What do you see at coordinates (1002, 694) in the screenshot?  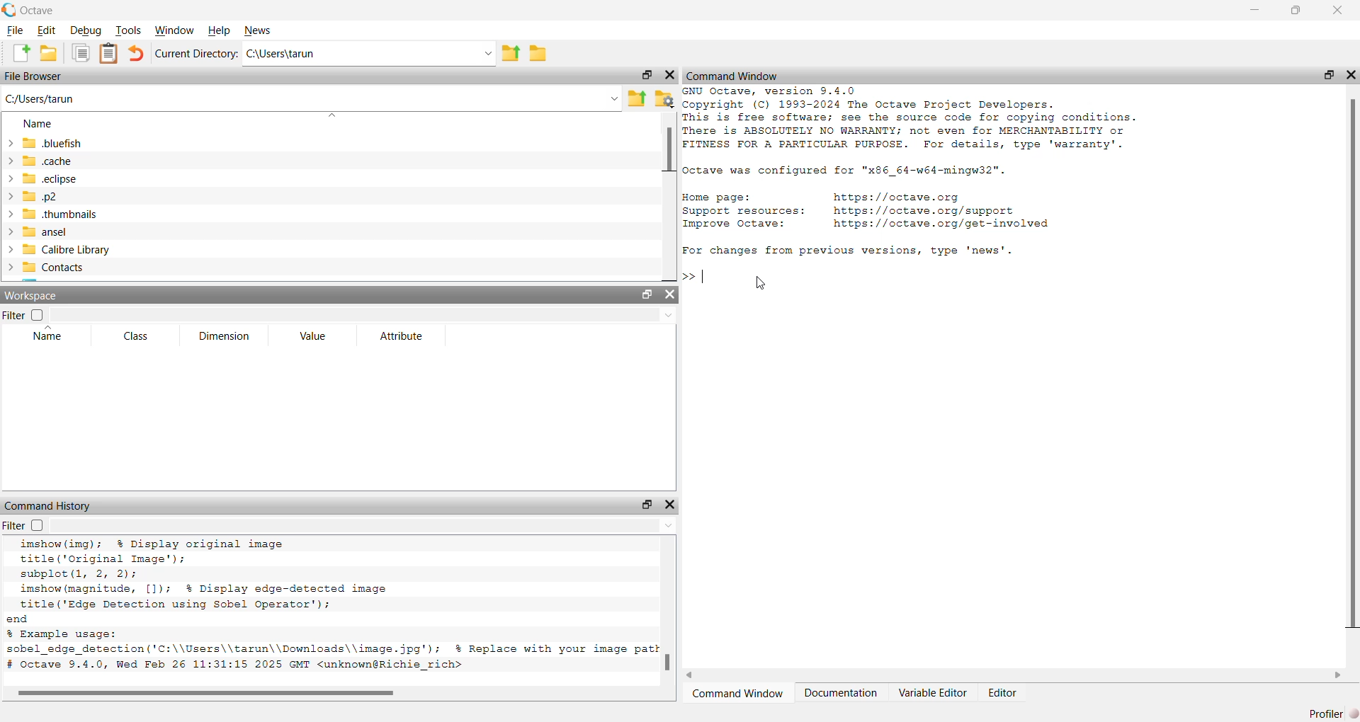 I see `editor` at bounding box center [1002, 694].